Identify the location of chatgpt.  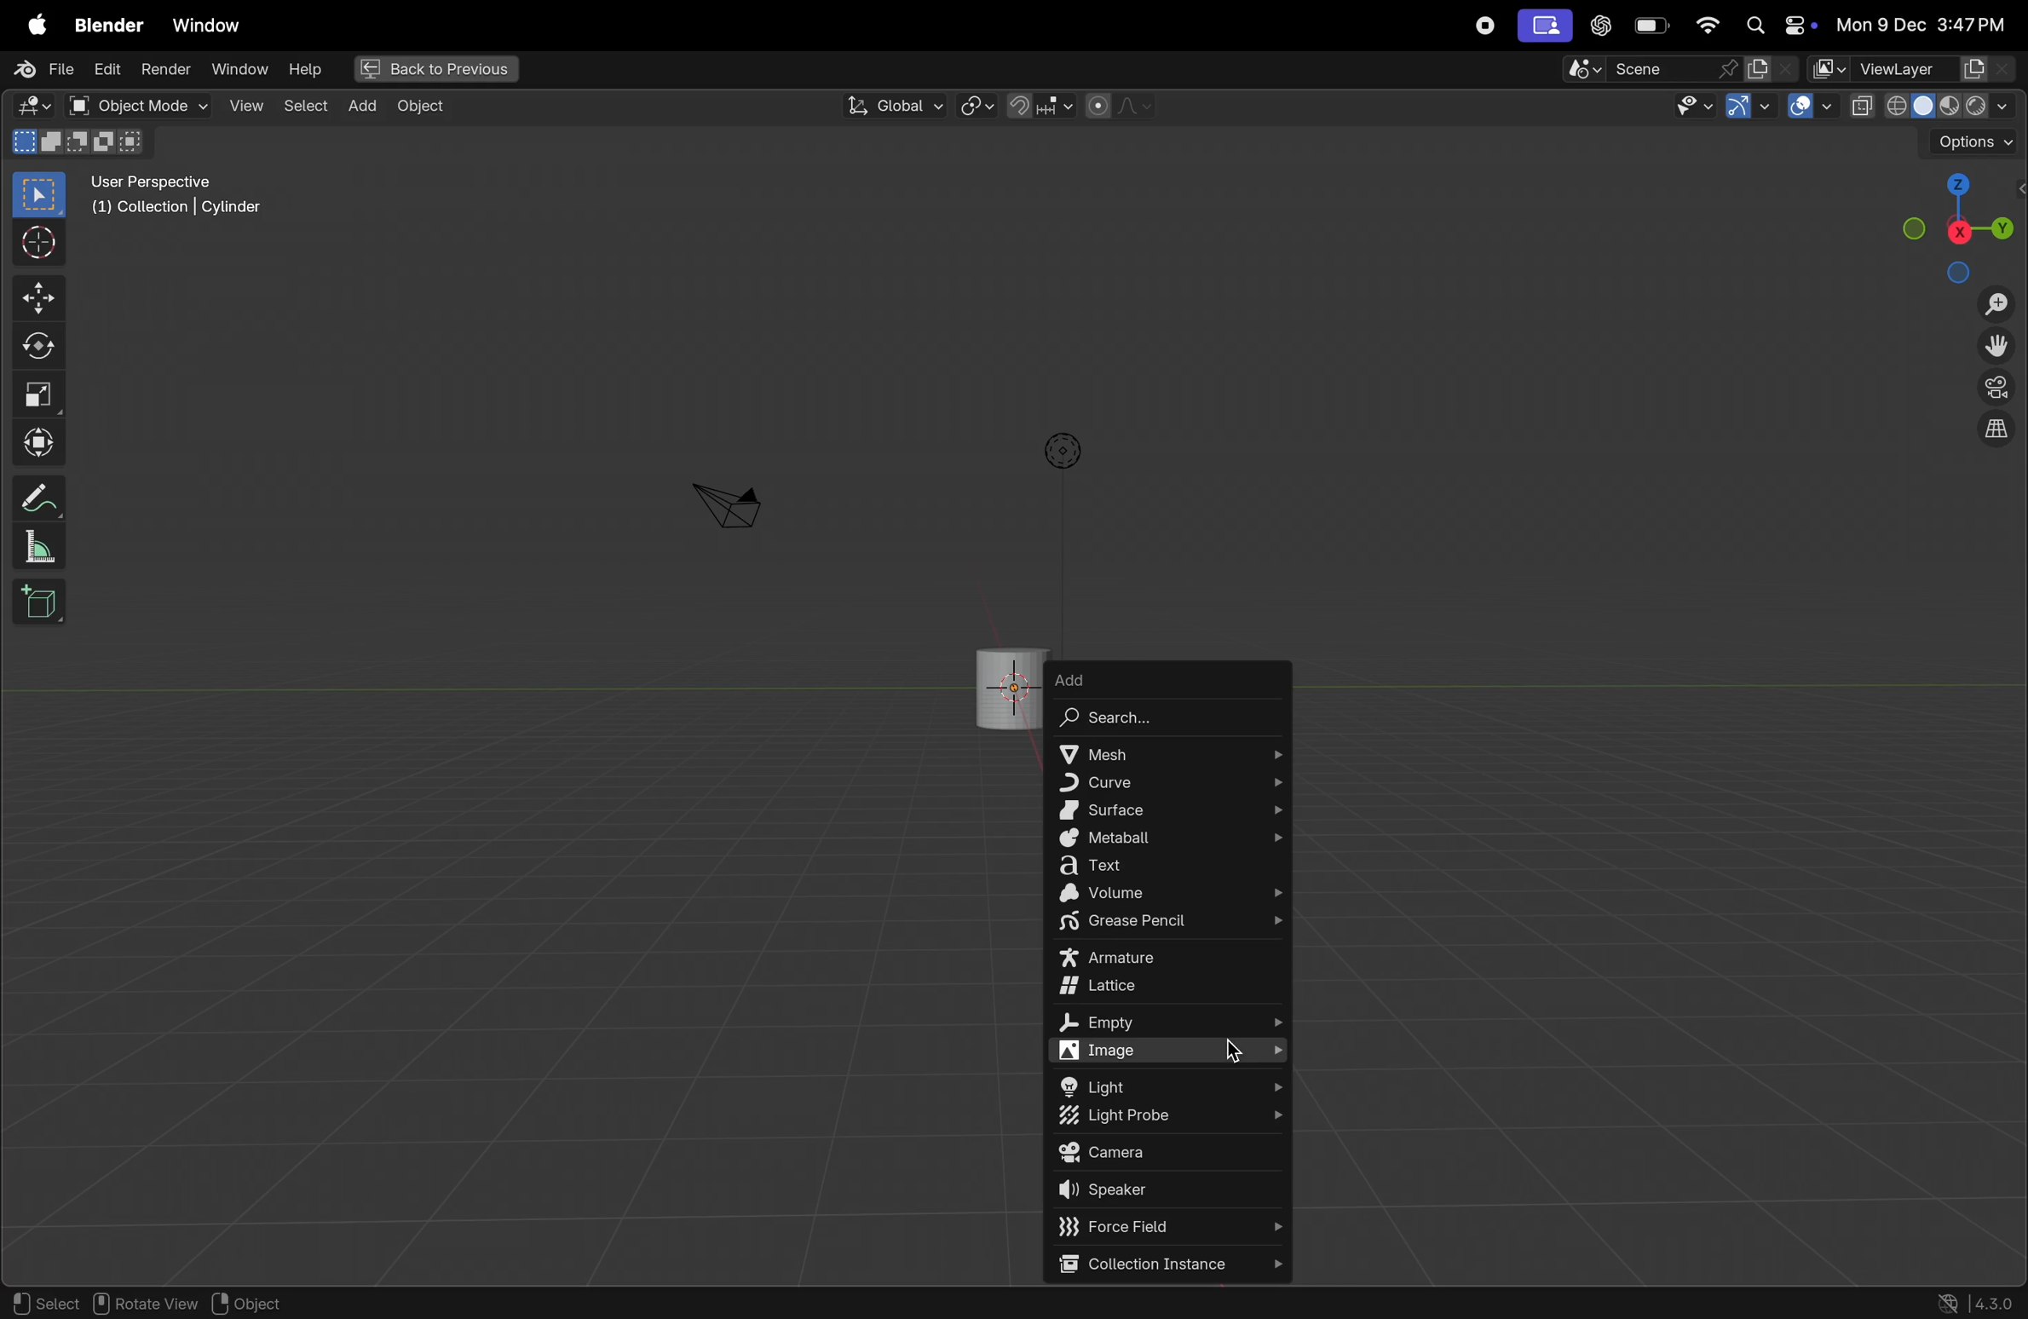
(1600, 26).